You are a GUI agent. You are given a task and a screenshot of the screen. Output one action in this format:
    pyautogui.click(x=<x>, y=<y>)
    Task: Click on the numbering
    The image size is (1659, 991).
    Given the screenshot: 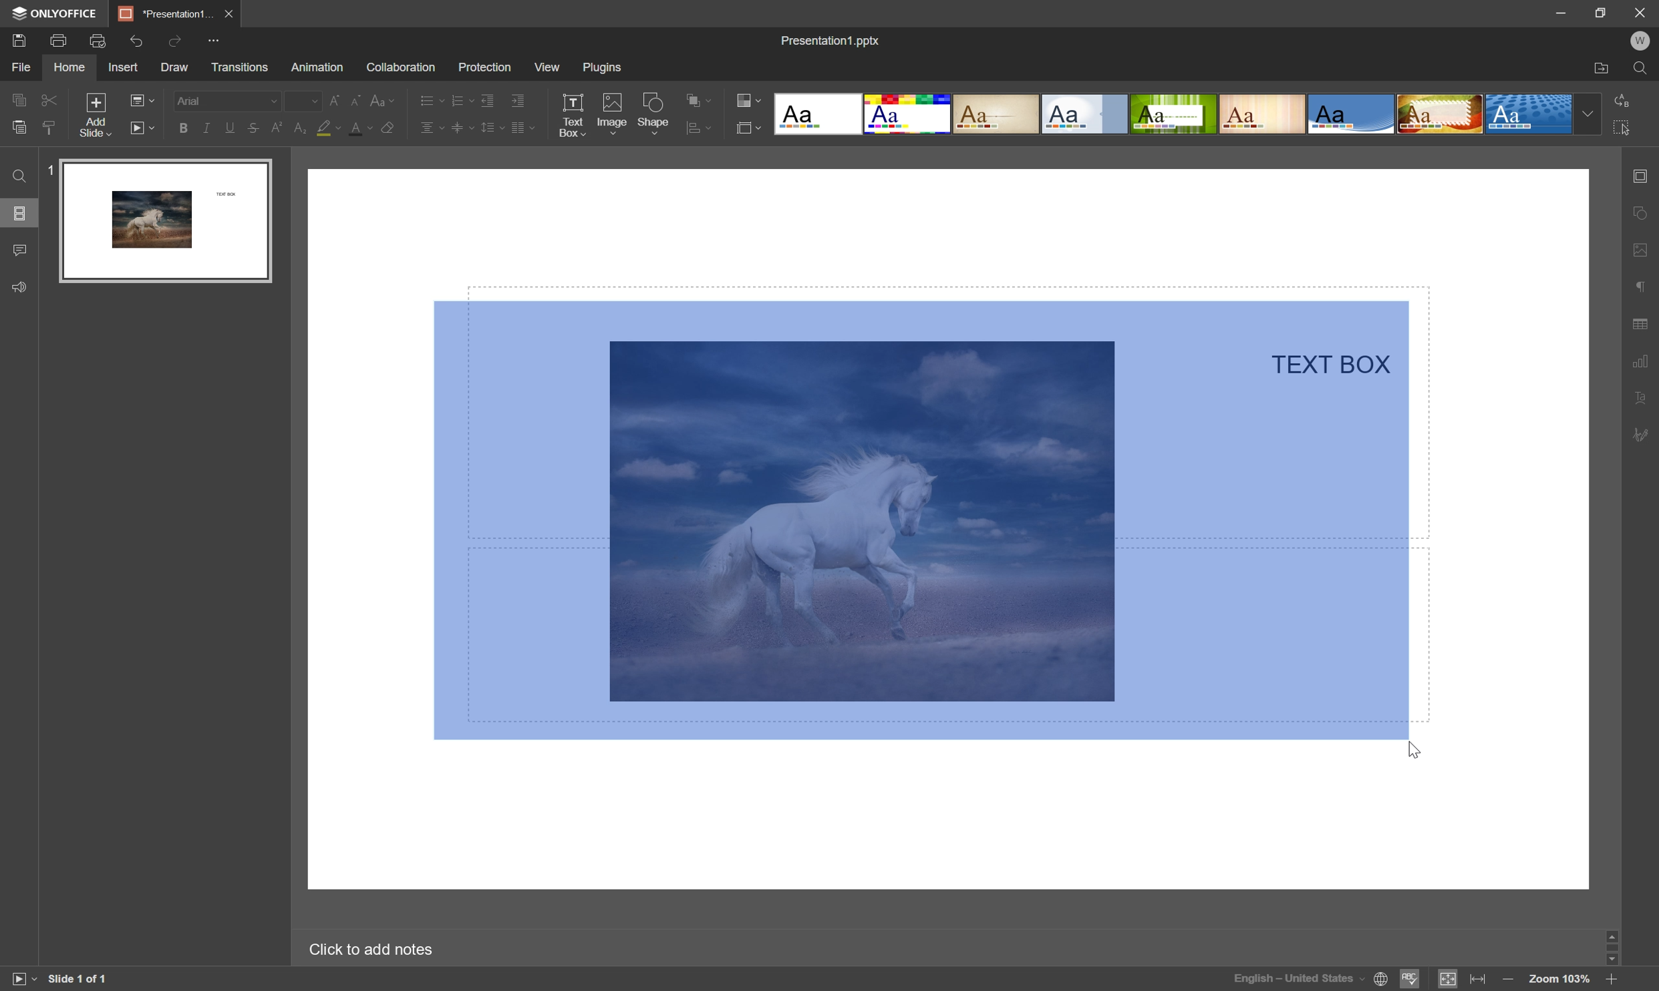 What is the action you would take?
    pyautogui.click(x=460, y=101)
    